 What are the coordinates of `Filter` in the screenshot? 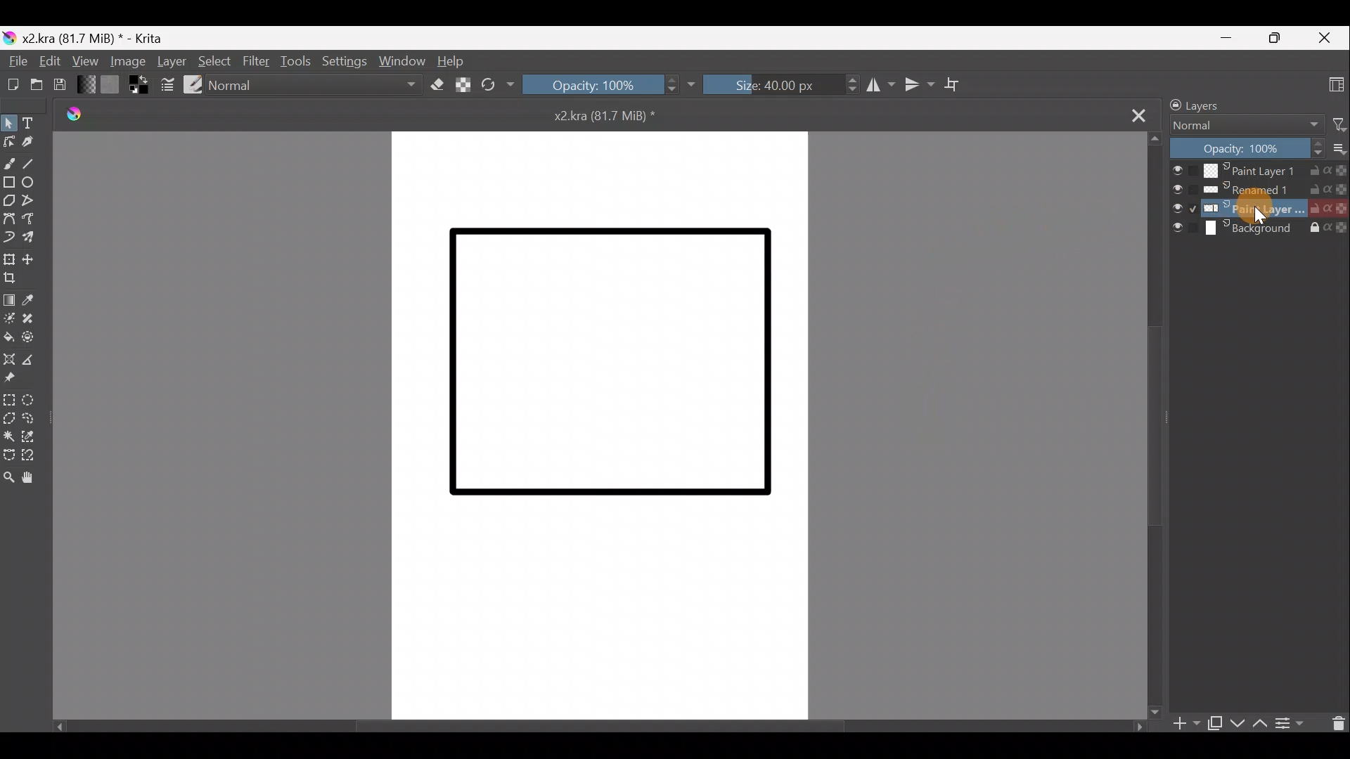 It's located at (257, 63).